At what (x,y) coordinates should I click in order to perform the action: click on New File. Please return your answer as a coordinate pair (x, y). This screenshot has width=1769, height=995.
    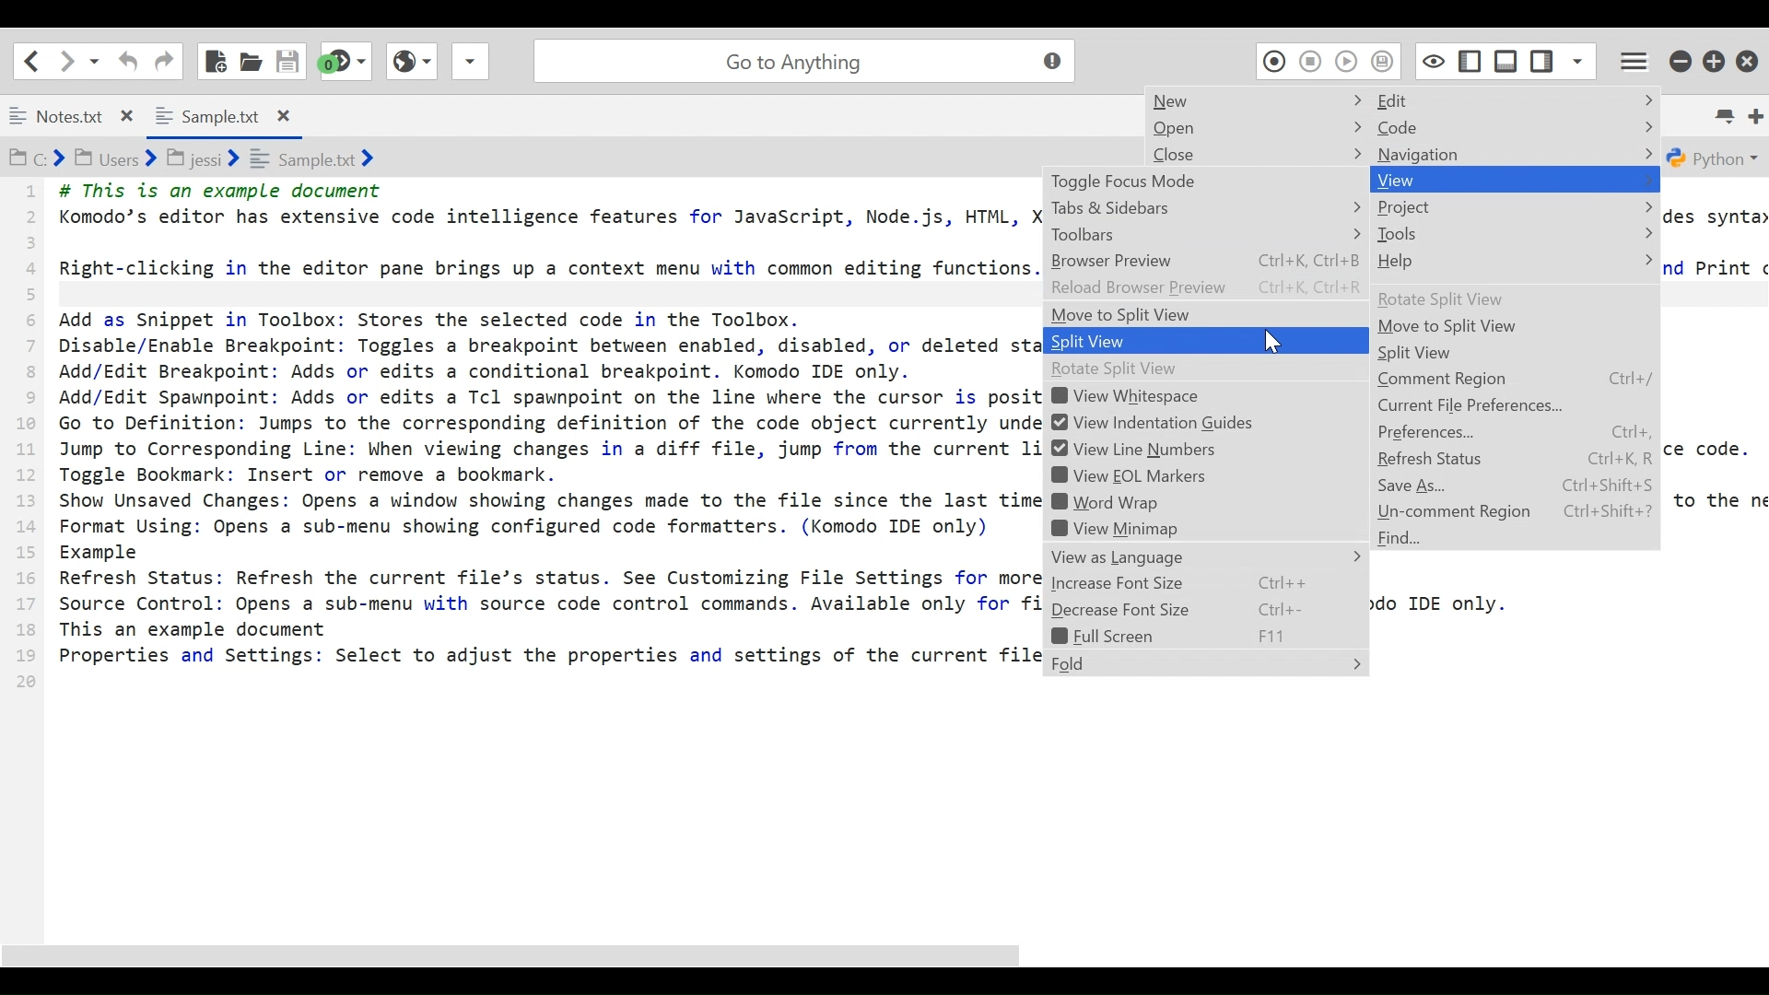
    Looking at the image, I should click on (214, 58).